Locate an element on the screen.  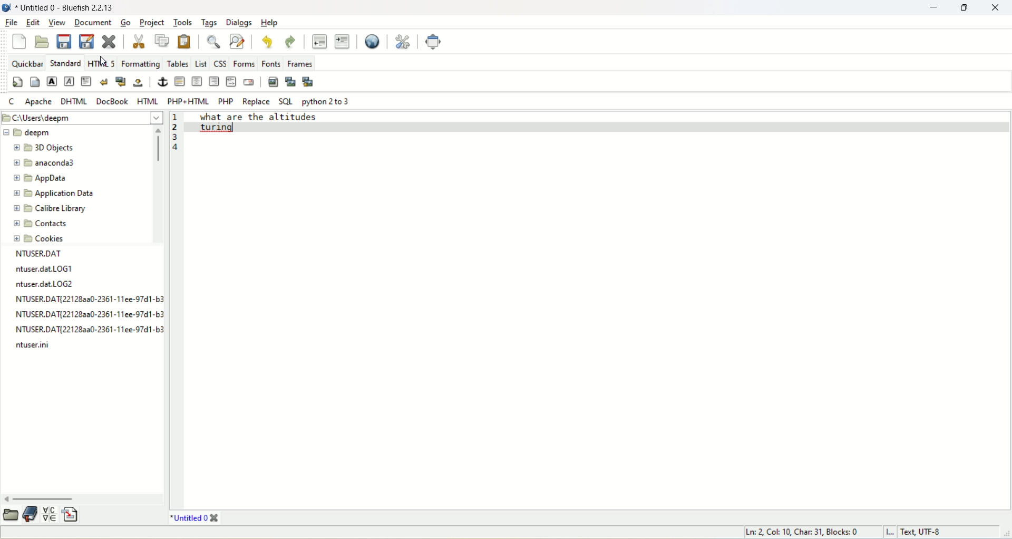
body is located at coordinates (36, 83).